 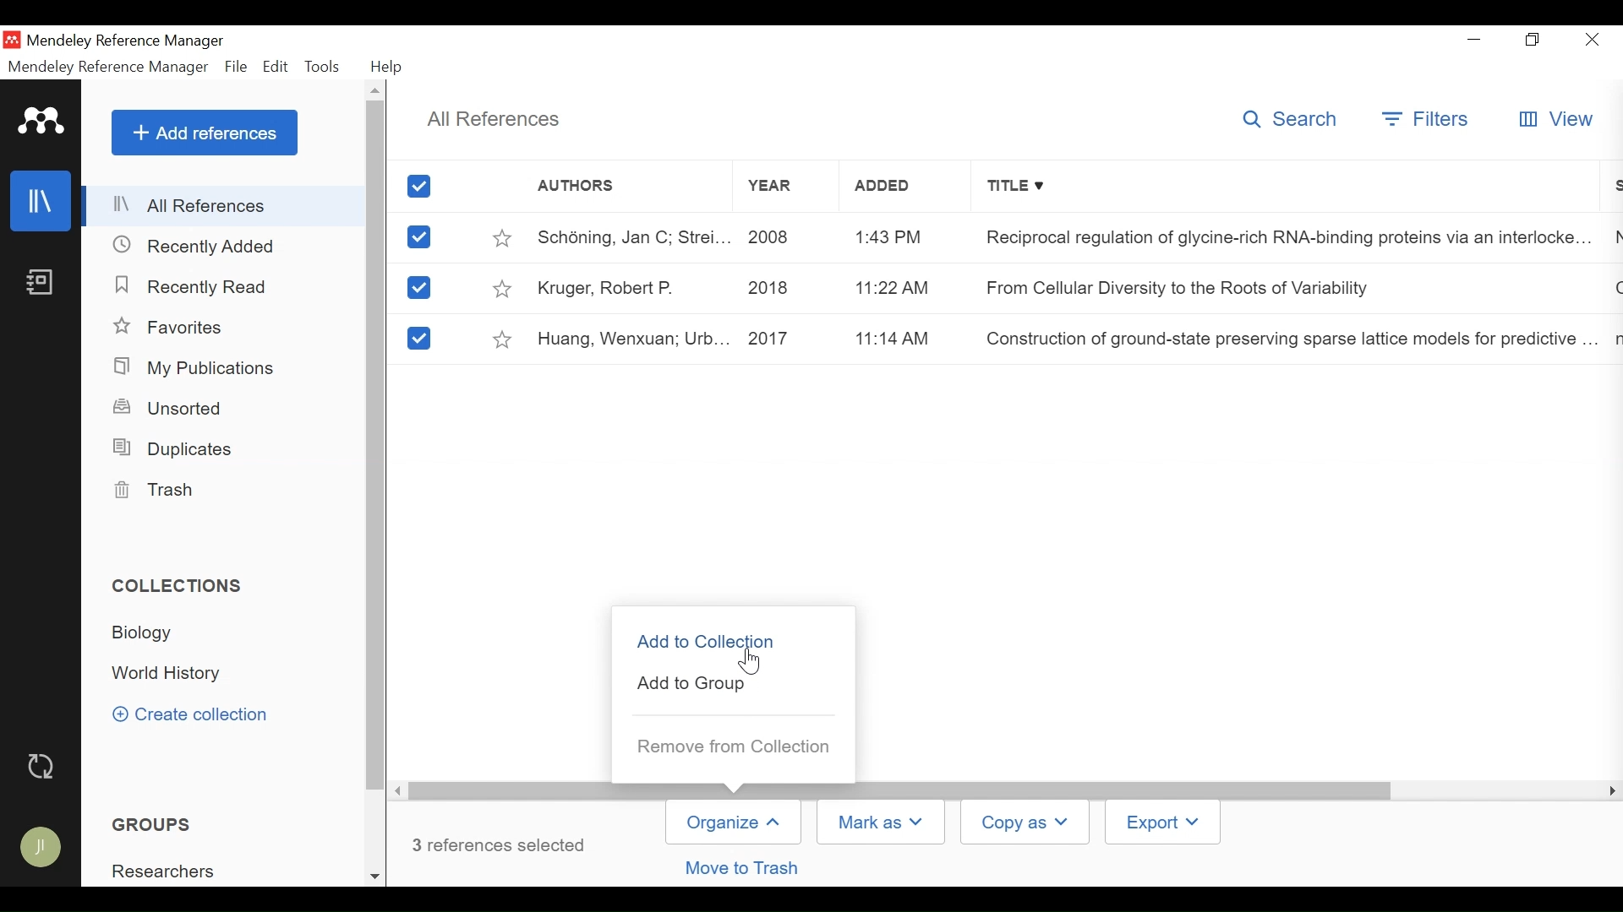 What do you see at coordinates (1427, 121) in the screenshot?
I see `Filters` at bounding box center [1427, 121].